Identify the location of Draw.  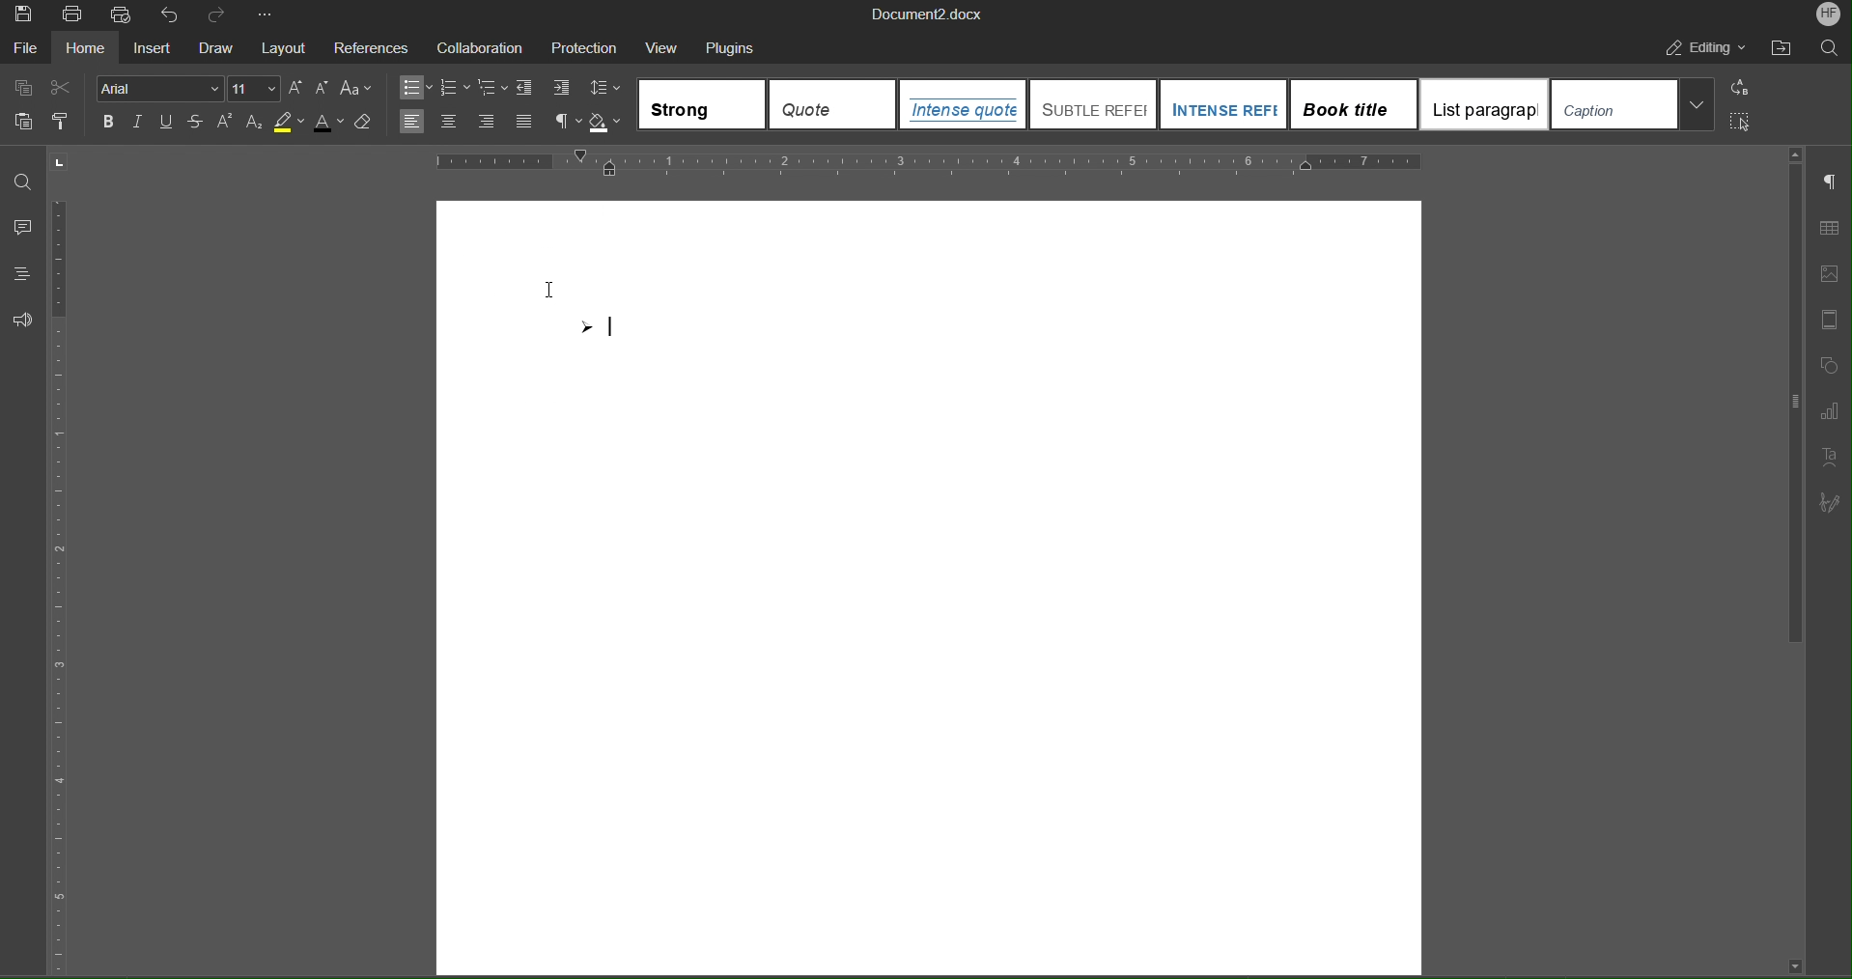
(217, 49).